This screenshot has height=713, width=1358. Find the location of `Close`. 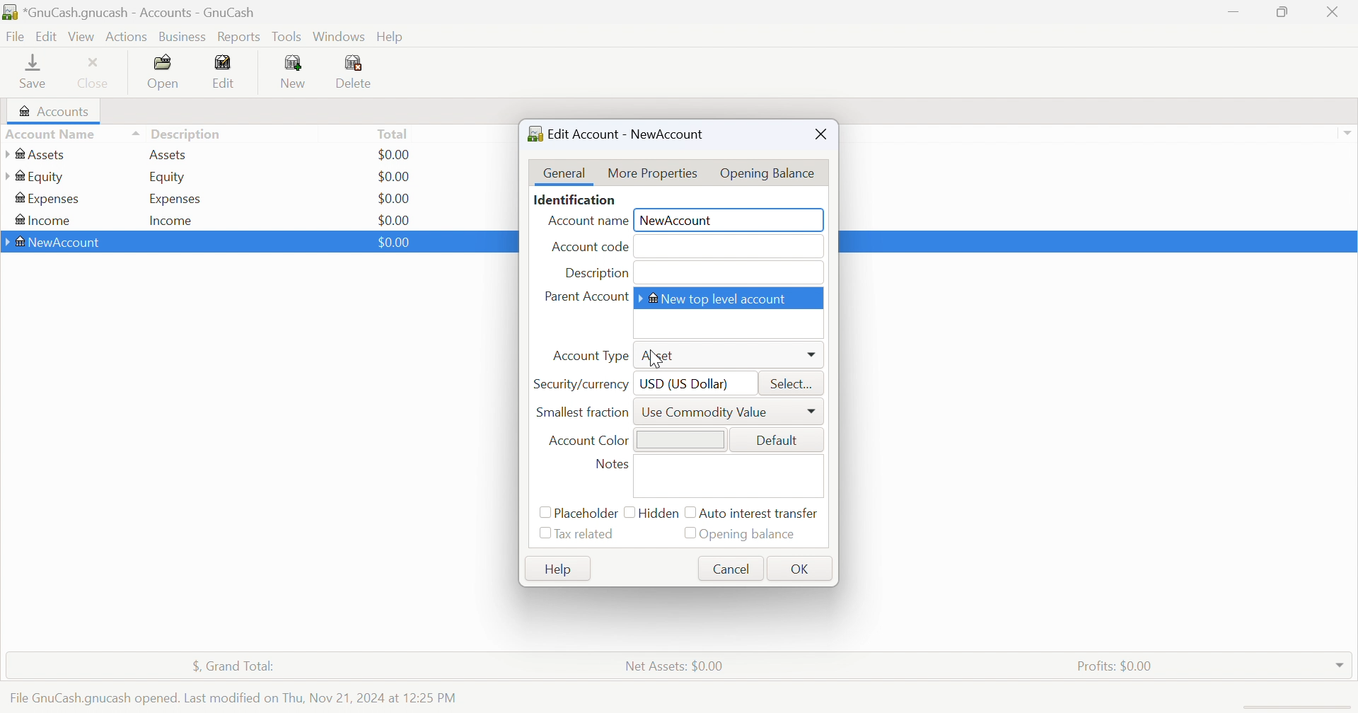

Close is located at coordinates (821, 134).